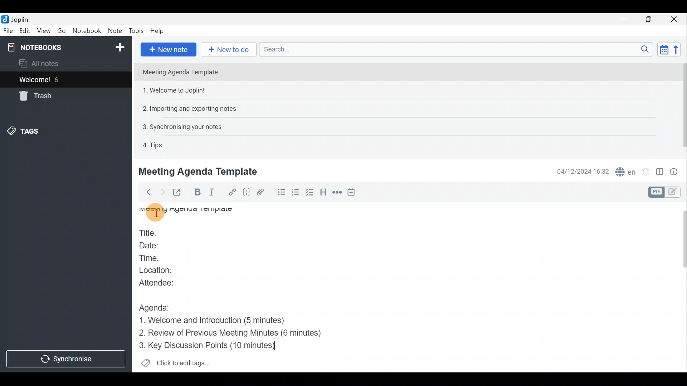 The height and width of the screenshot is (386, 687). Describe the element at coordinates (649, 20) in the screenshot. I see `Maximise` at that location.